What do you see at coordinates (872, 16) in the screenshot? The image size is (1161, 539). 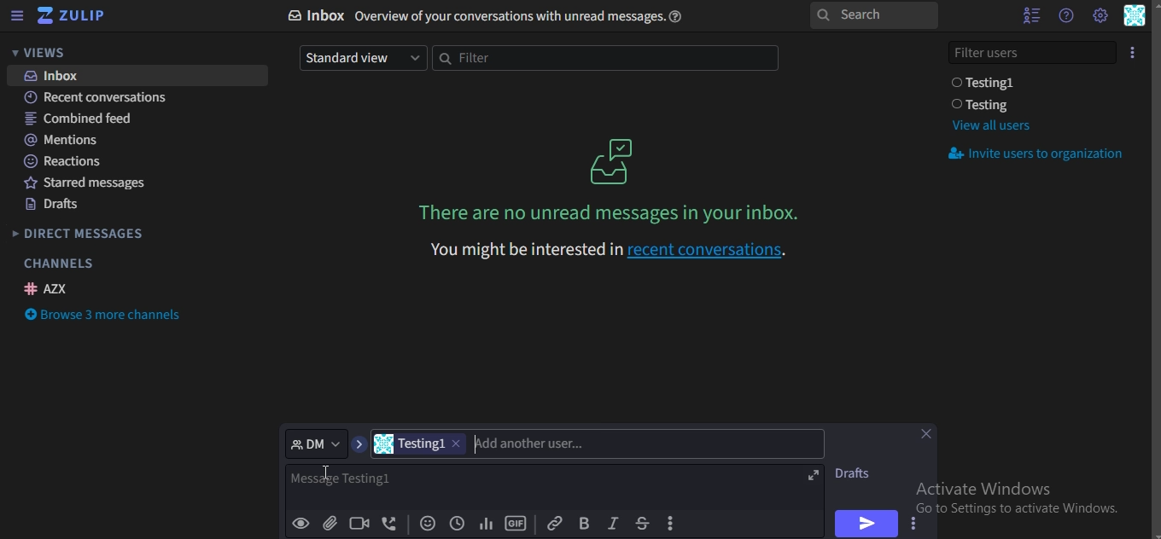 I see `search` at bounding box center [872, 16].